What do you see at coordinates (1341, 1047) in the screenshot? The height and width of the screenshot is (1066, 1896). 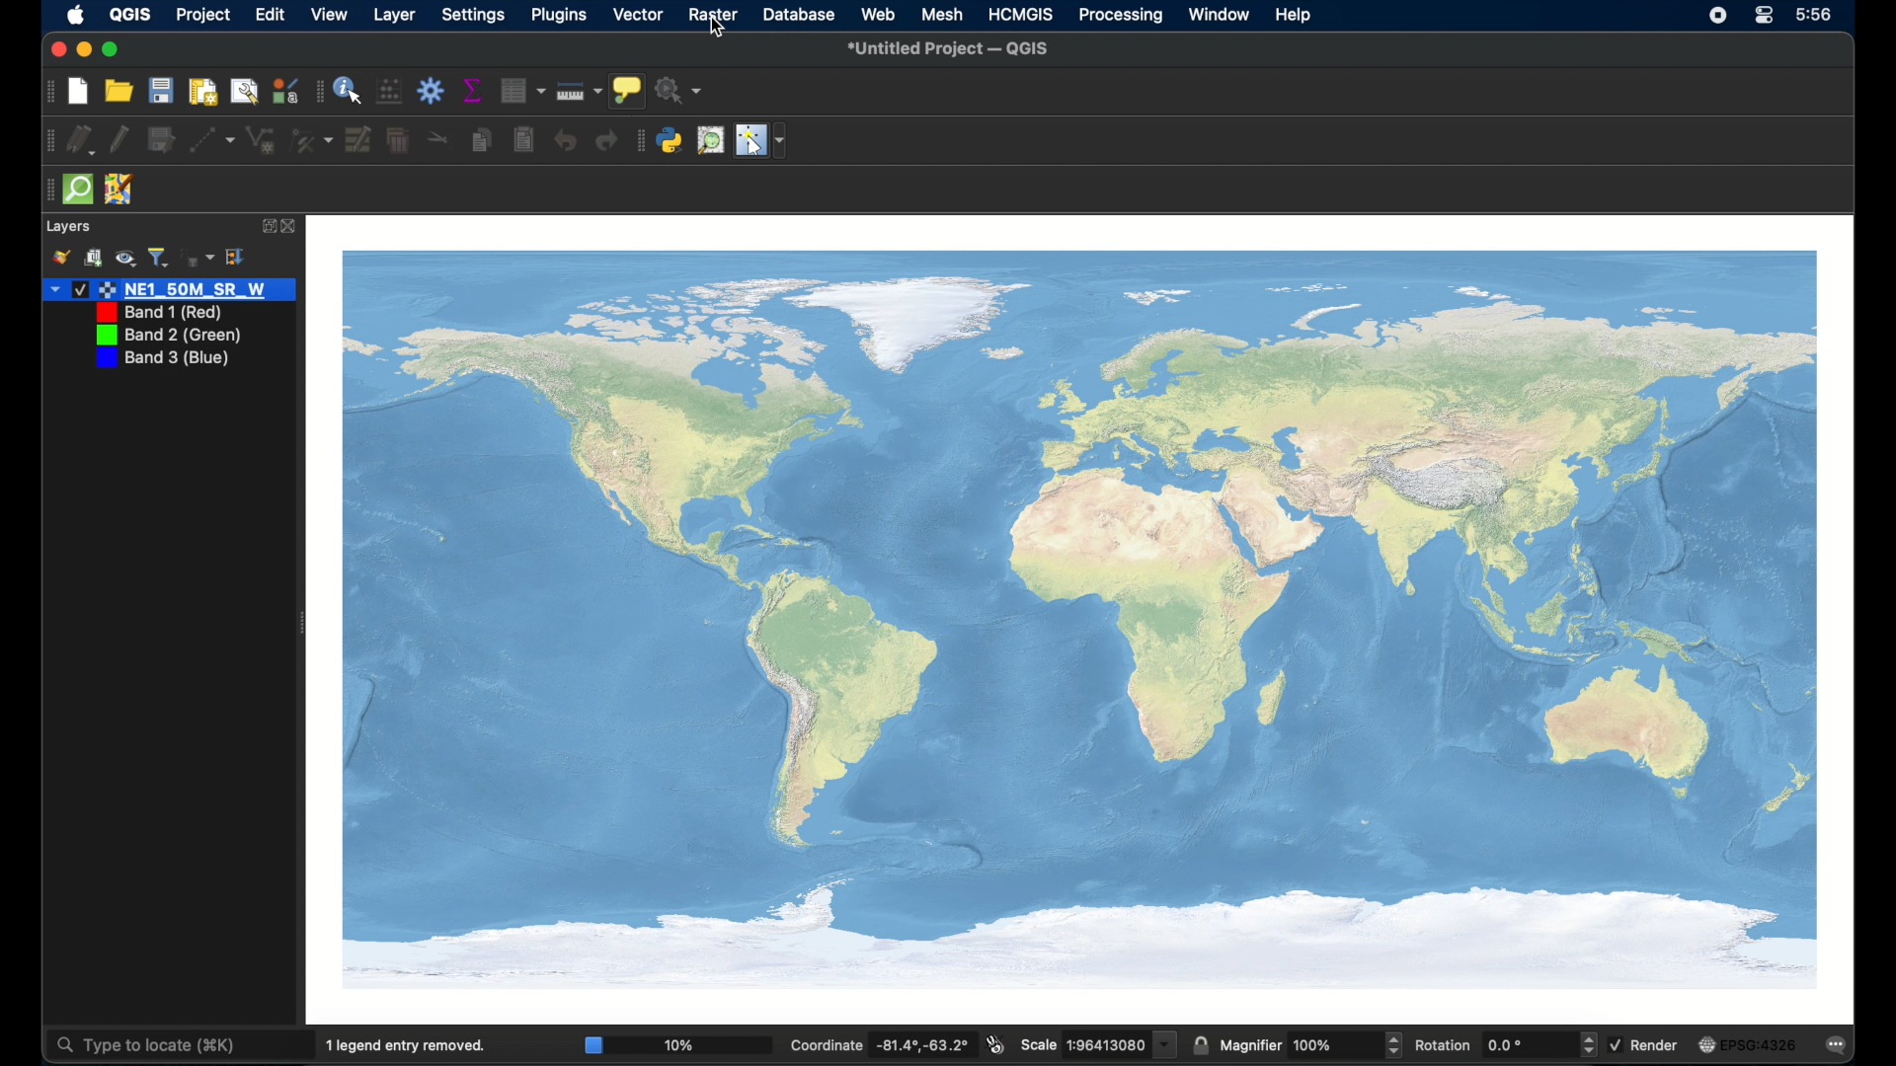 I see `100%` at bounding box center [1341, 1047].